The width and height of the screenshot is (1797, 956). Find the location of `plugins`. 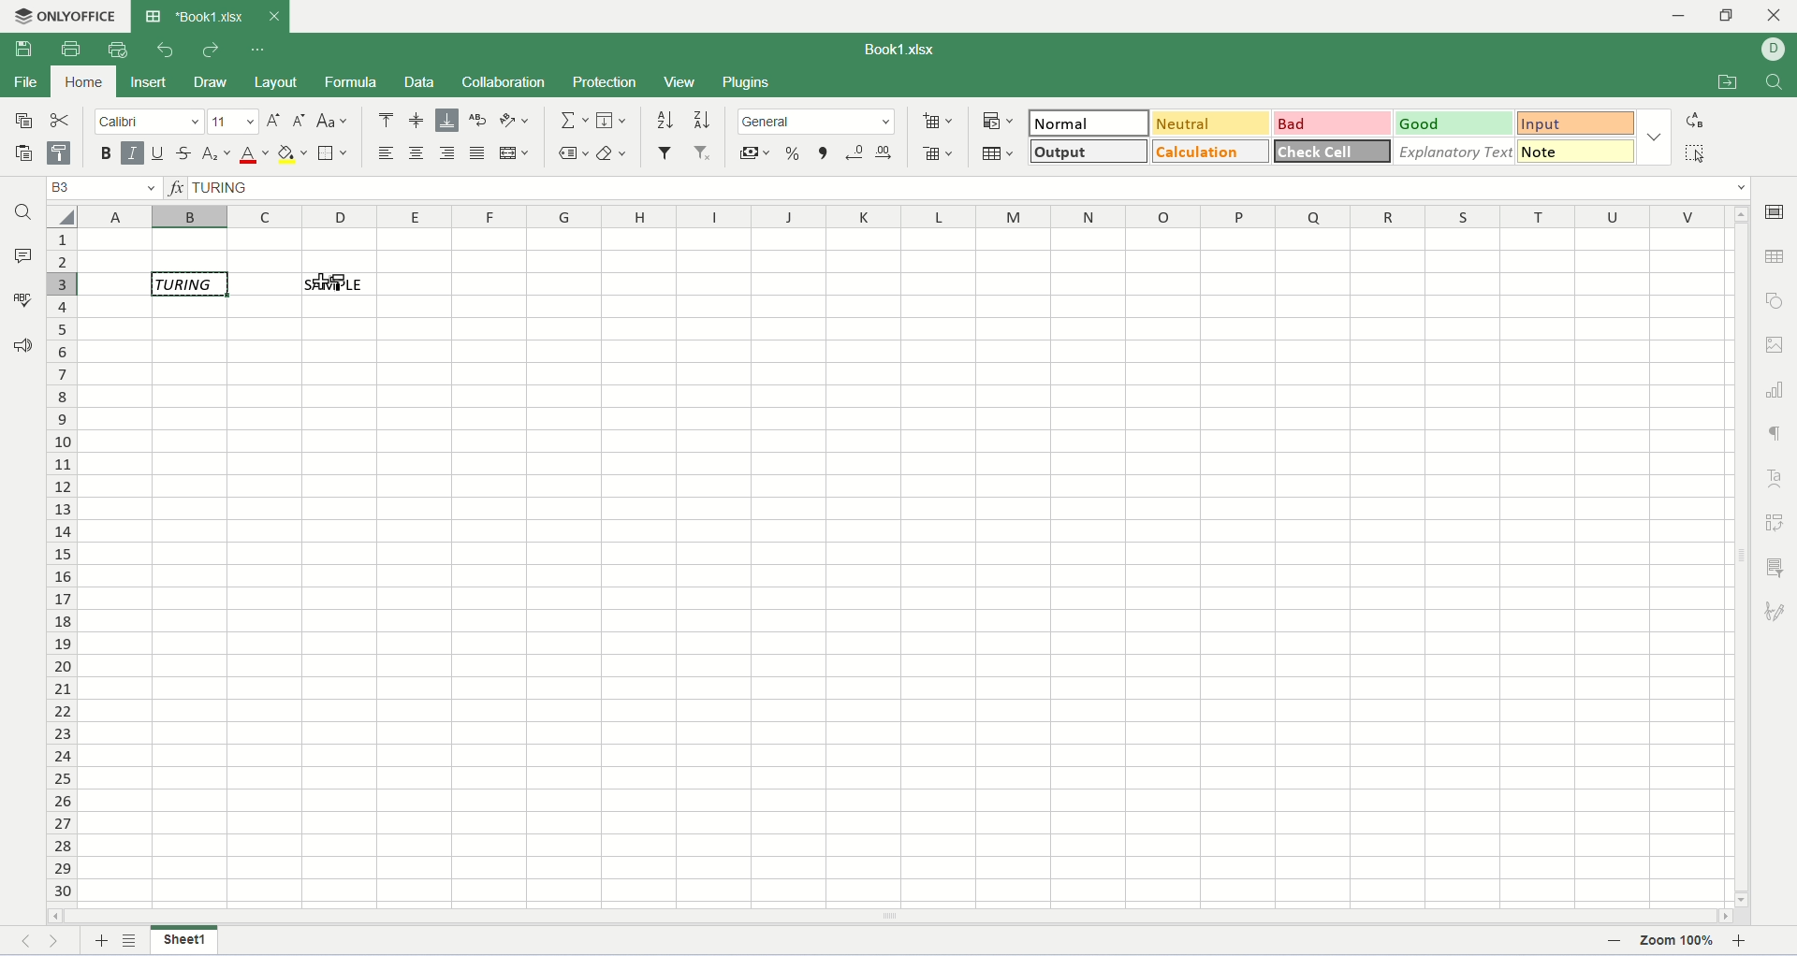

plugins is located at coordinates (745, 84).